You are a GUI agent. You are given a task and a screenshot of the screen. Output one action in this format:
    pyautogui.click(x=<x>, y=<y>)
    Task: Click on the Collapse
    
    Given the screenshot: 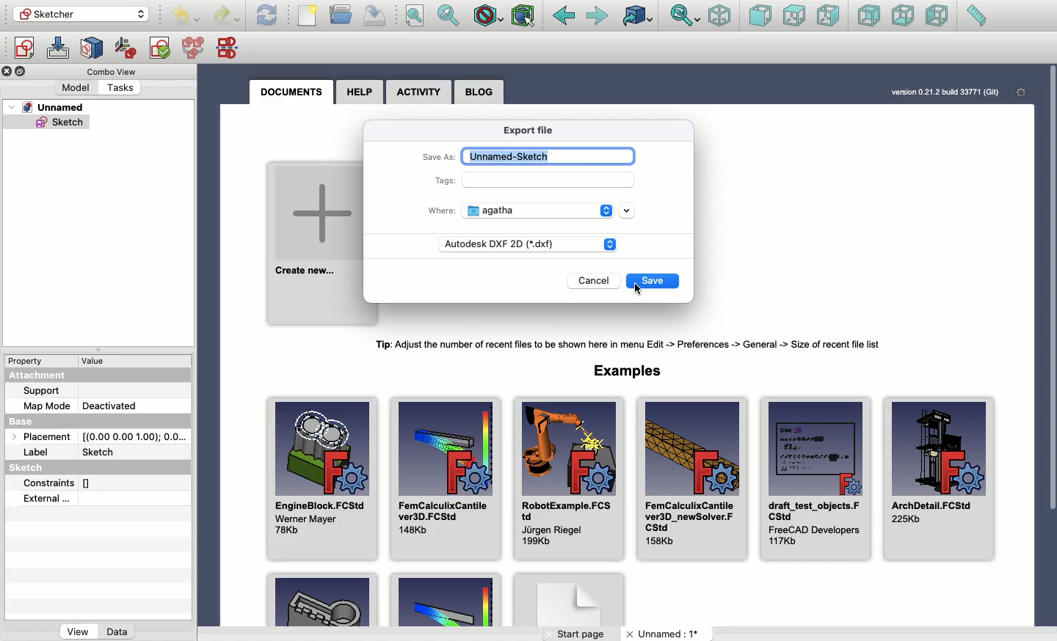 What is the action you would take?
    pyautogui.click(x=22, y=72)
    